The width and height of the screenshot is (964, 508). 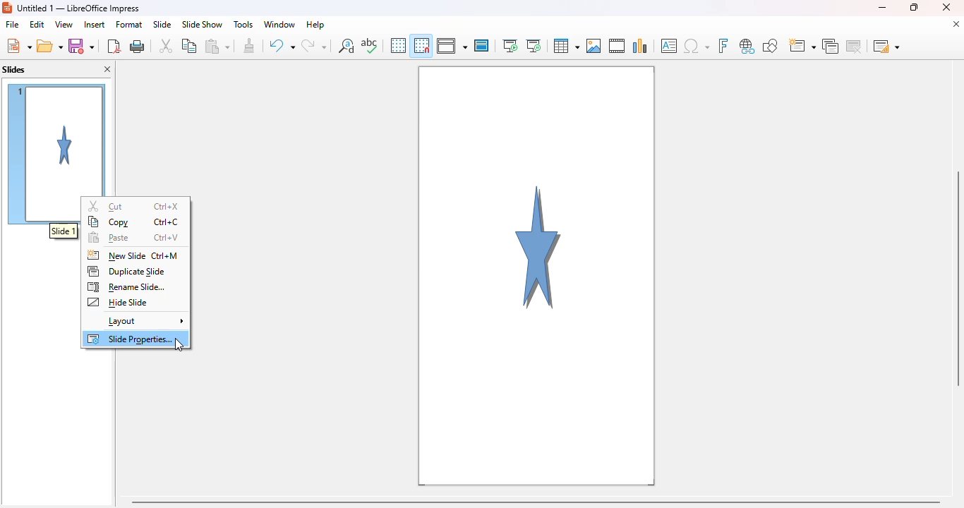 I want to click on start from current slide, so click(x=534, y=46).